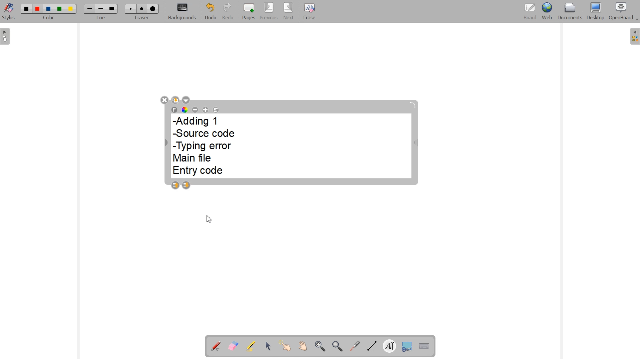 The image size is (640, 359). I want to click on Select and modify objects, so click(268, 346).